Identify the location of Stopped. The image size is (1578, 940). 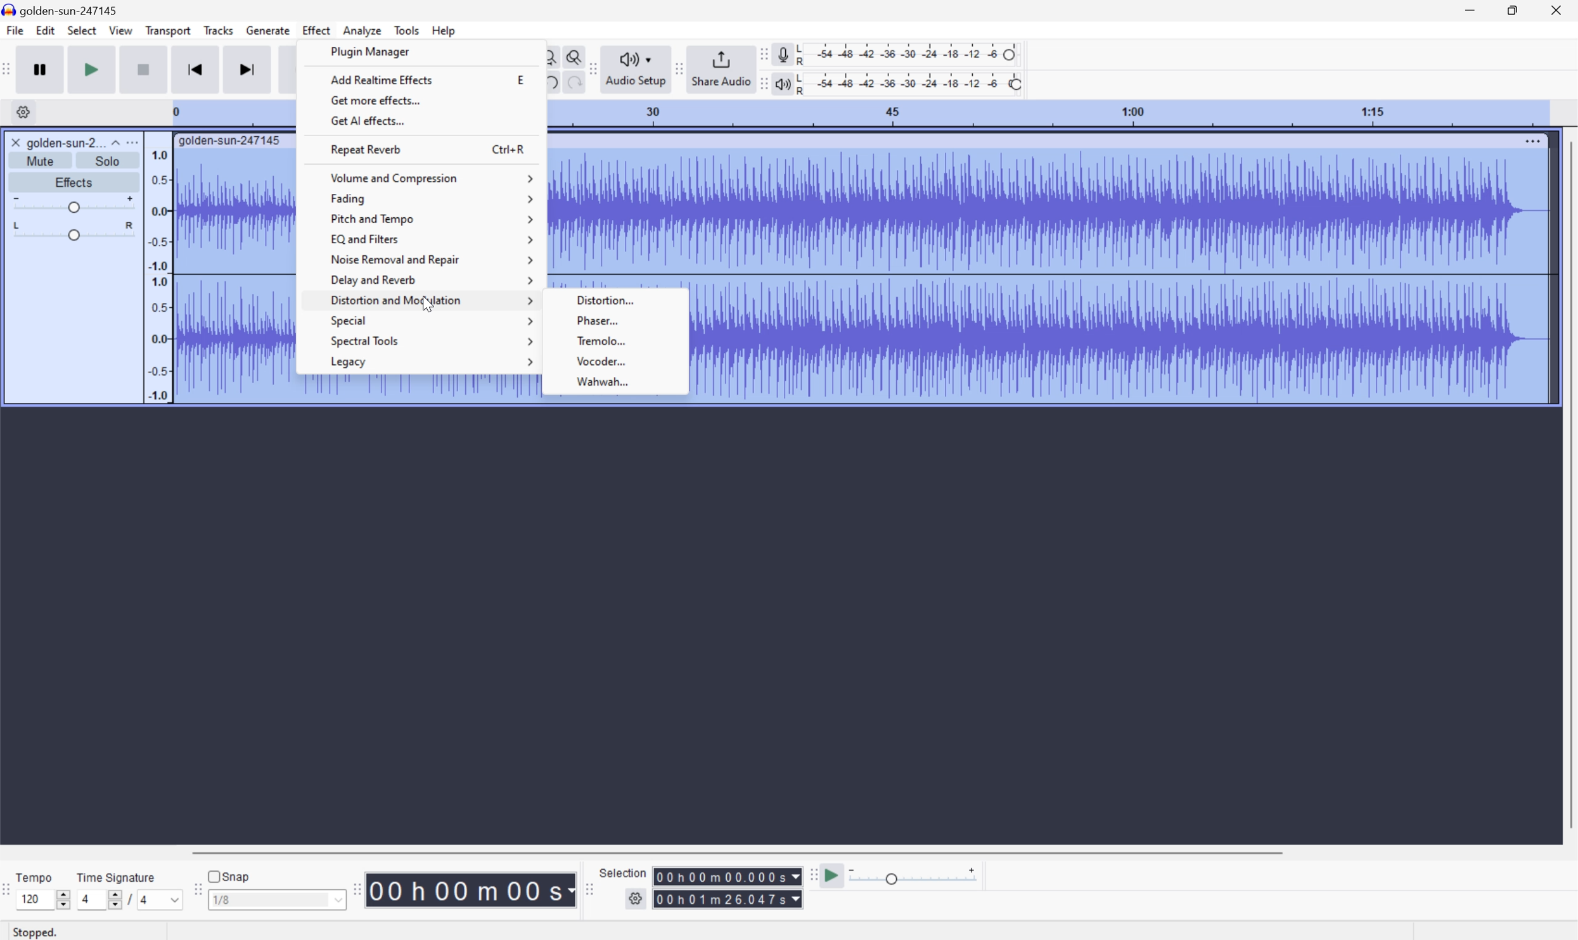
(35, 932).